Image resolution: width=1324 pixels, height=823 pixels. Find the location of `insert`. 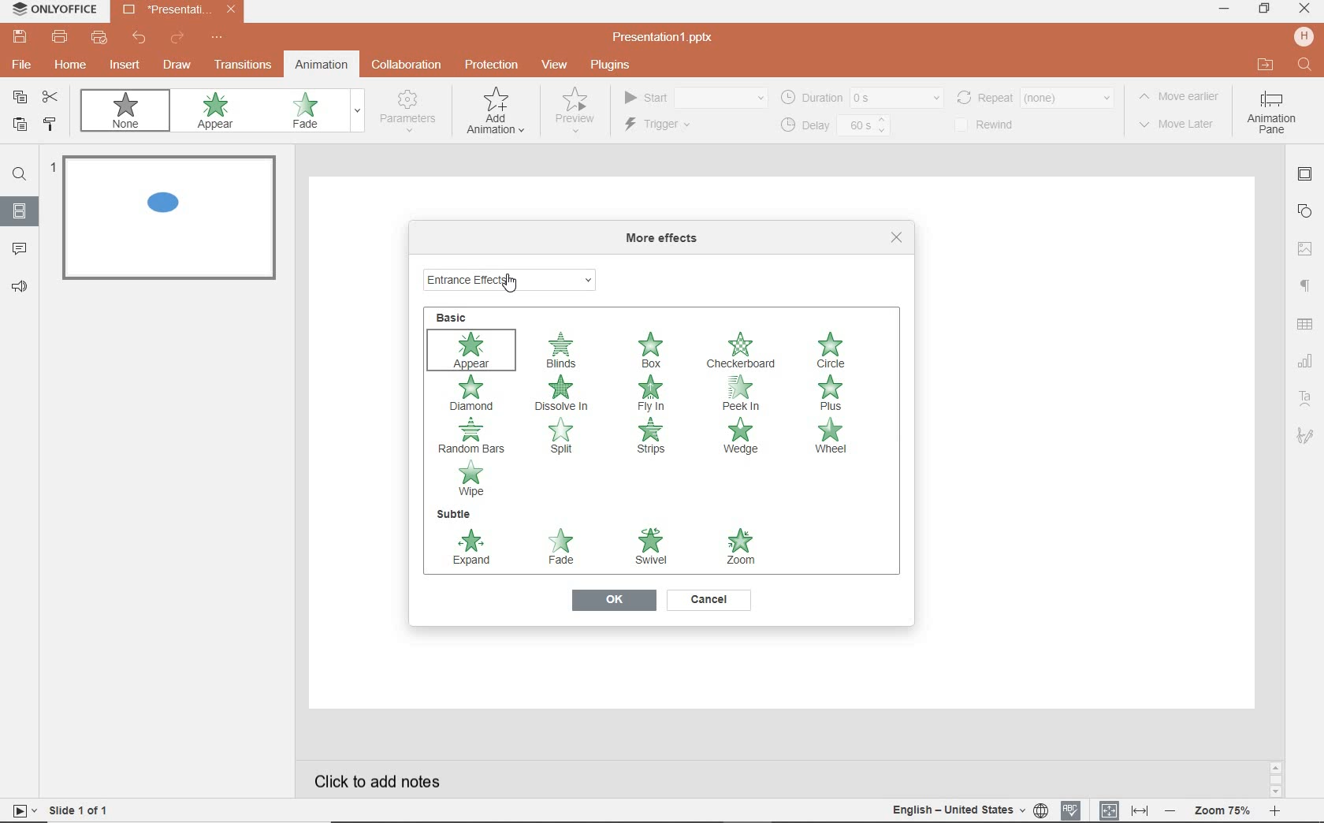

insert is located at coordinates (122, 65).